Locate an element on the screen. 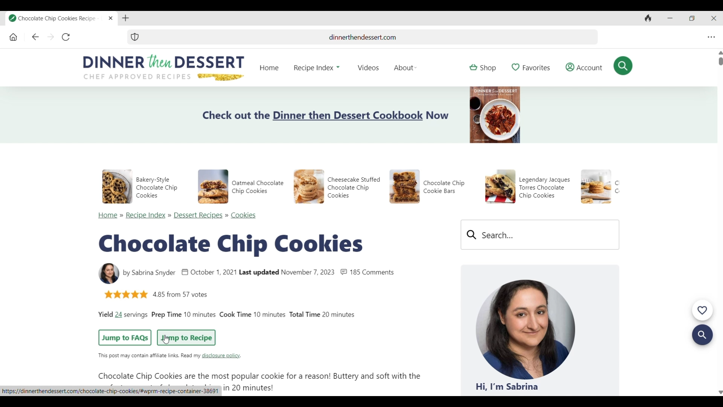  Videos page is located at coordinates (368, 68).